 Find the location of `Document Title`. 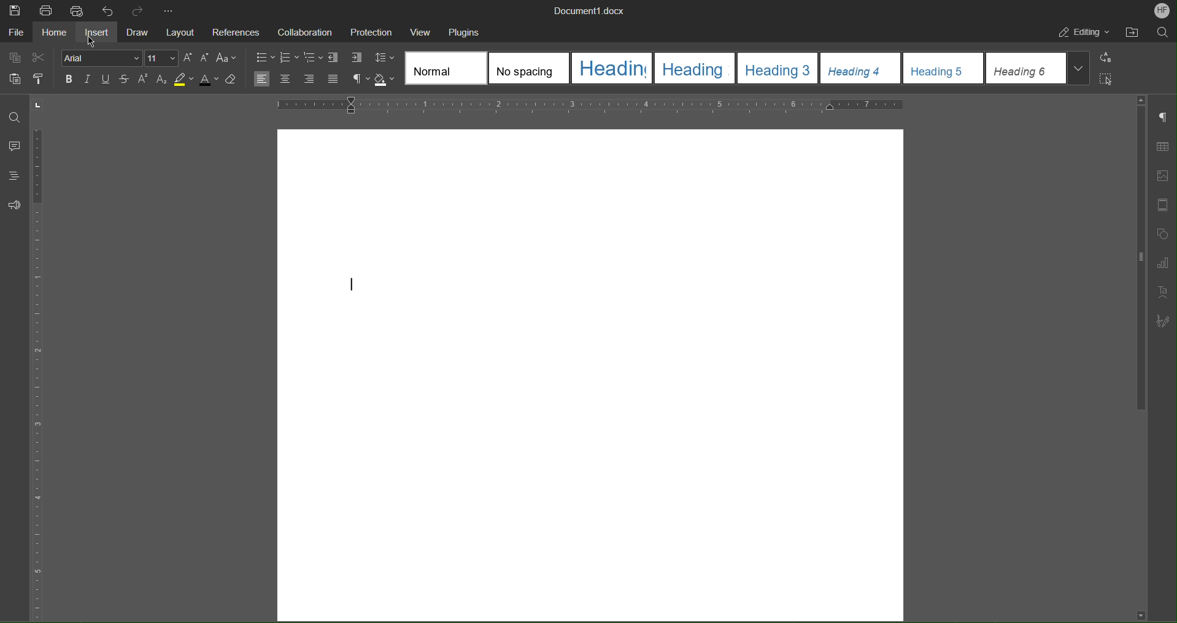

Document Title is located at coordinates (586, 10).